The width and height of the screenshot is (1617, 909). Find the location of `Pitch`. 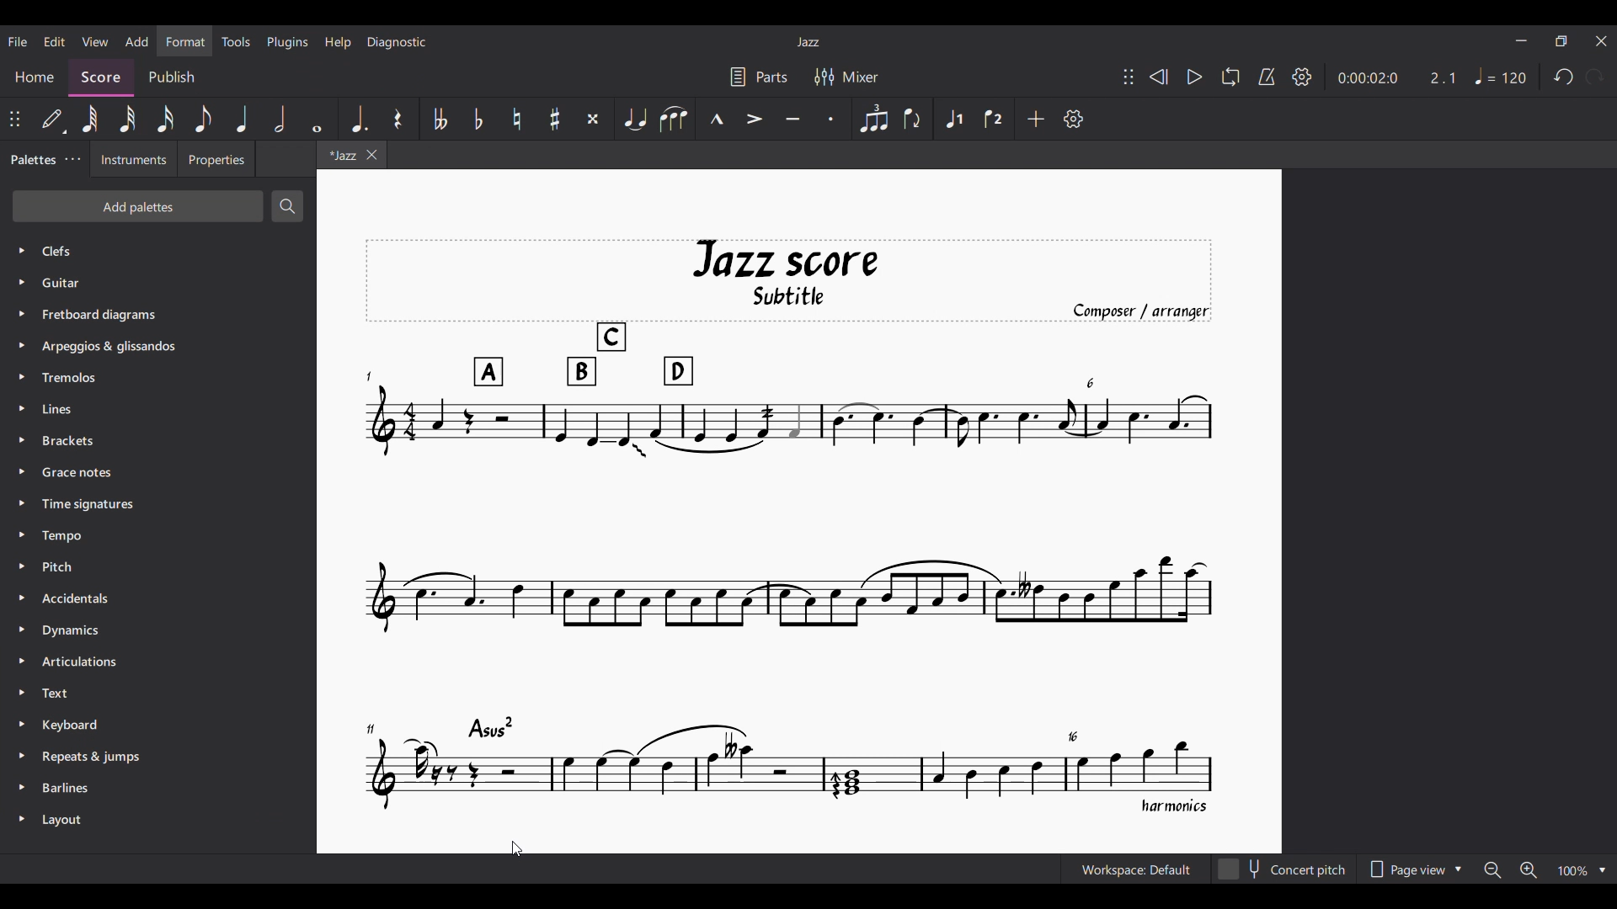

Pitch is located at coordinates (61, 566).